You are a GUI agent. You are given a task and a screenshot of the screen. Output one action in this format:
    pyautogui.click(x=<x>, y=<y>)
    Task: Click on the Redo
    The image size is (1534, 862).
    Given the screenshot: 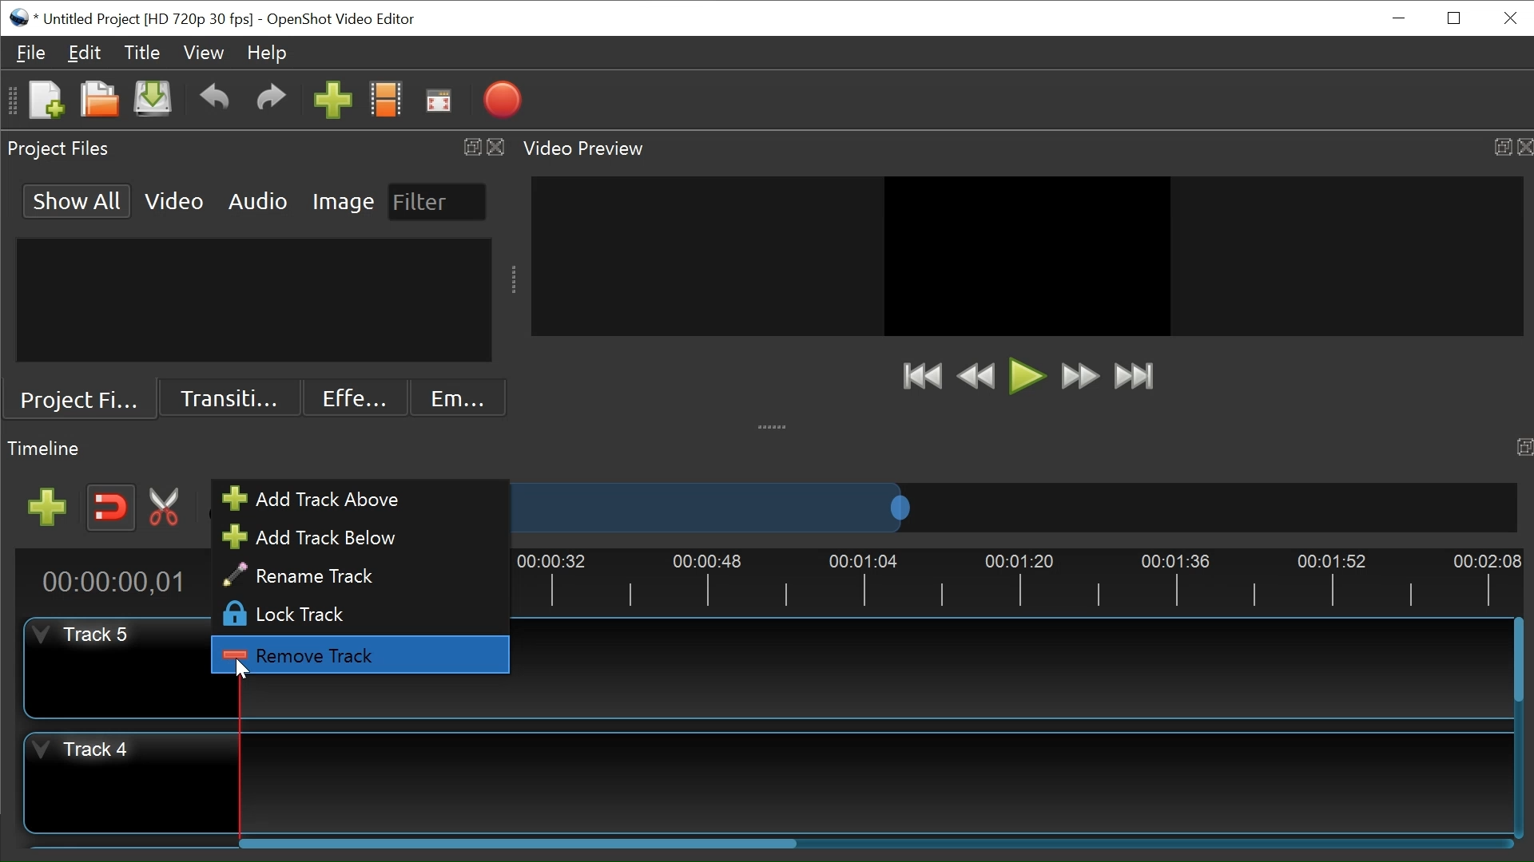 What is the action you would take?
    pyautogui.click(x=271, y=101)
    